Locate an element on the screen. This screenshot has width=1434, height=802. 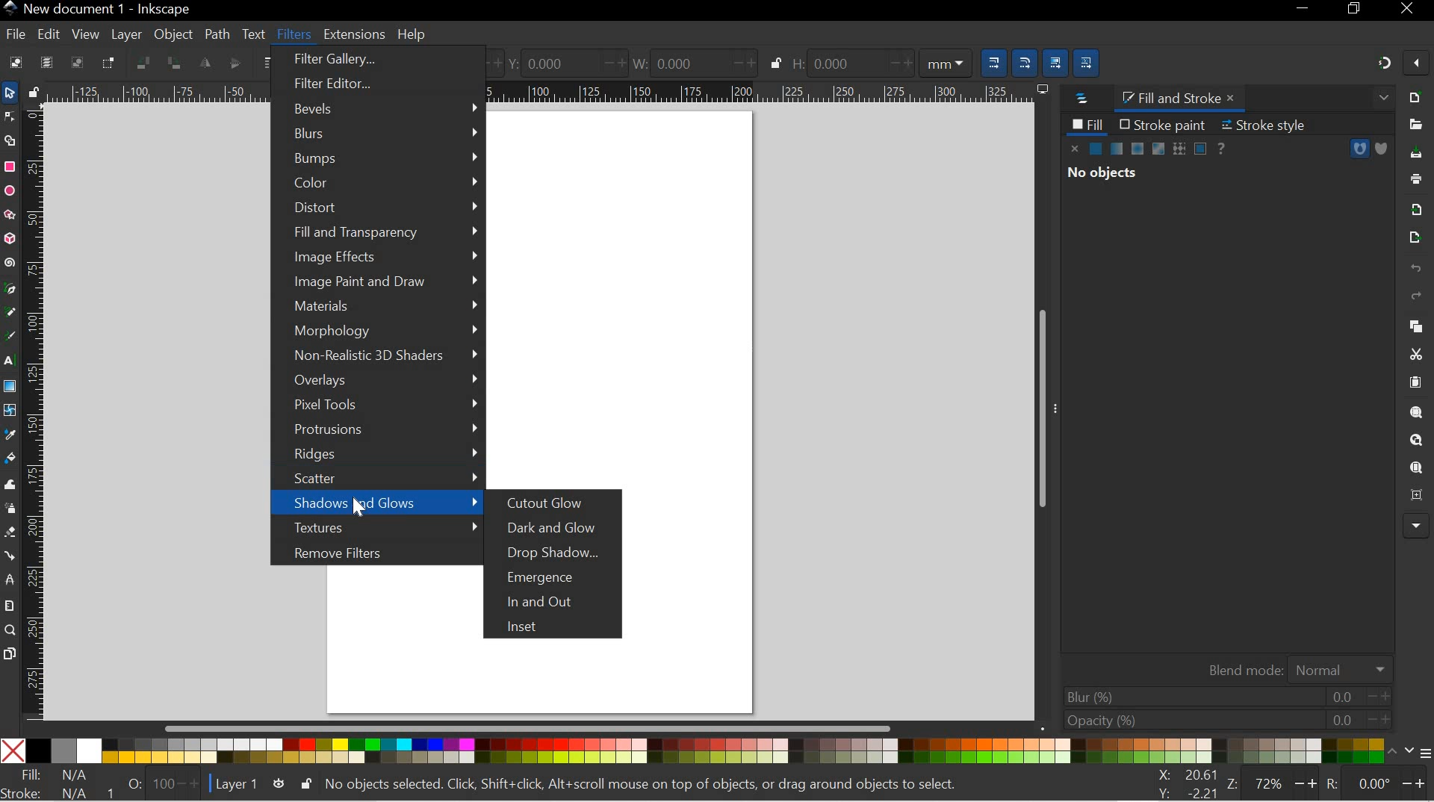
RAISE SELECTION TO TOP is located at coordinates (270, 63).